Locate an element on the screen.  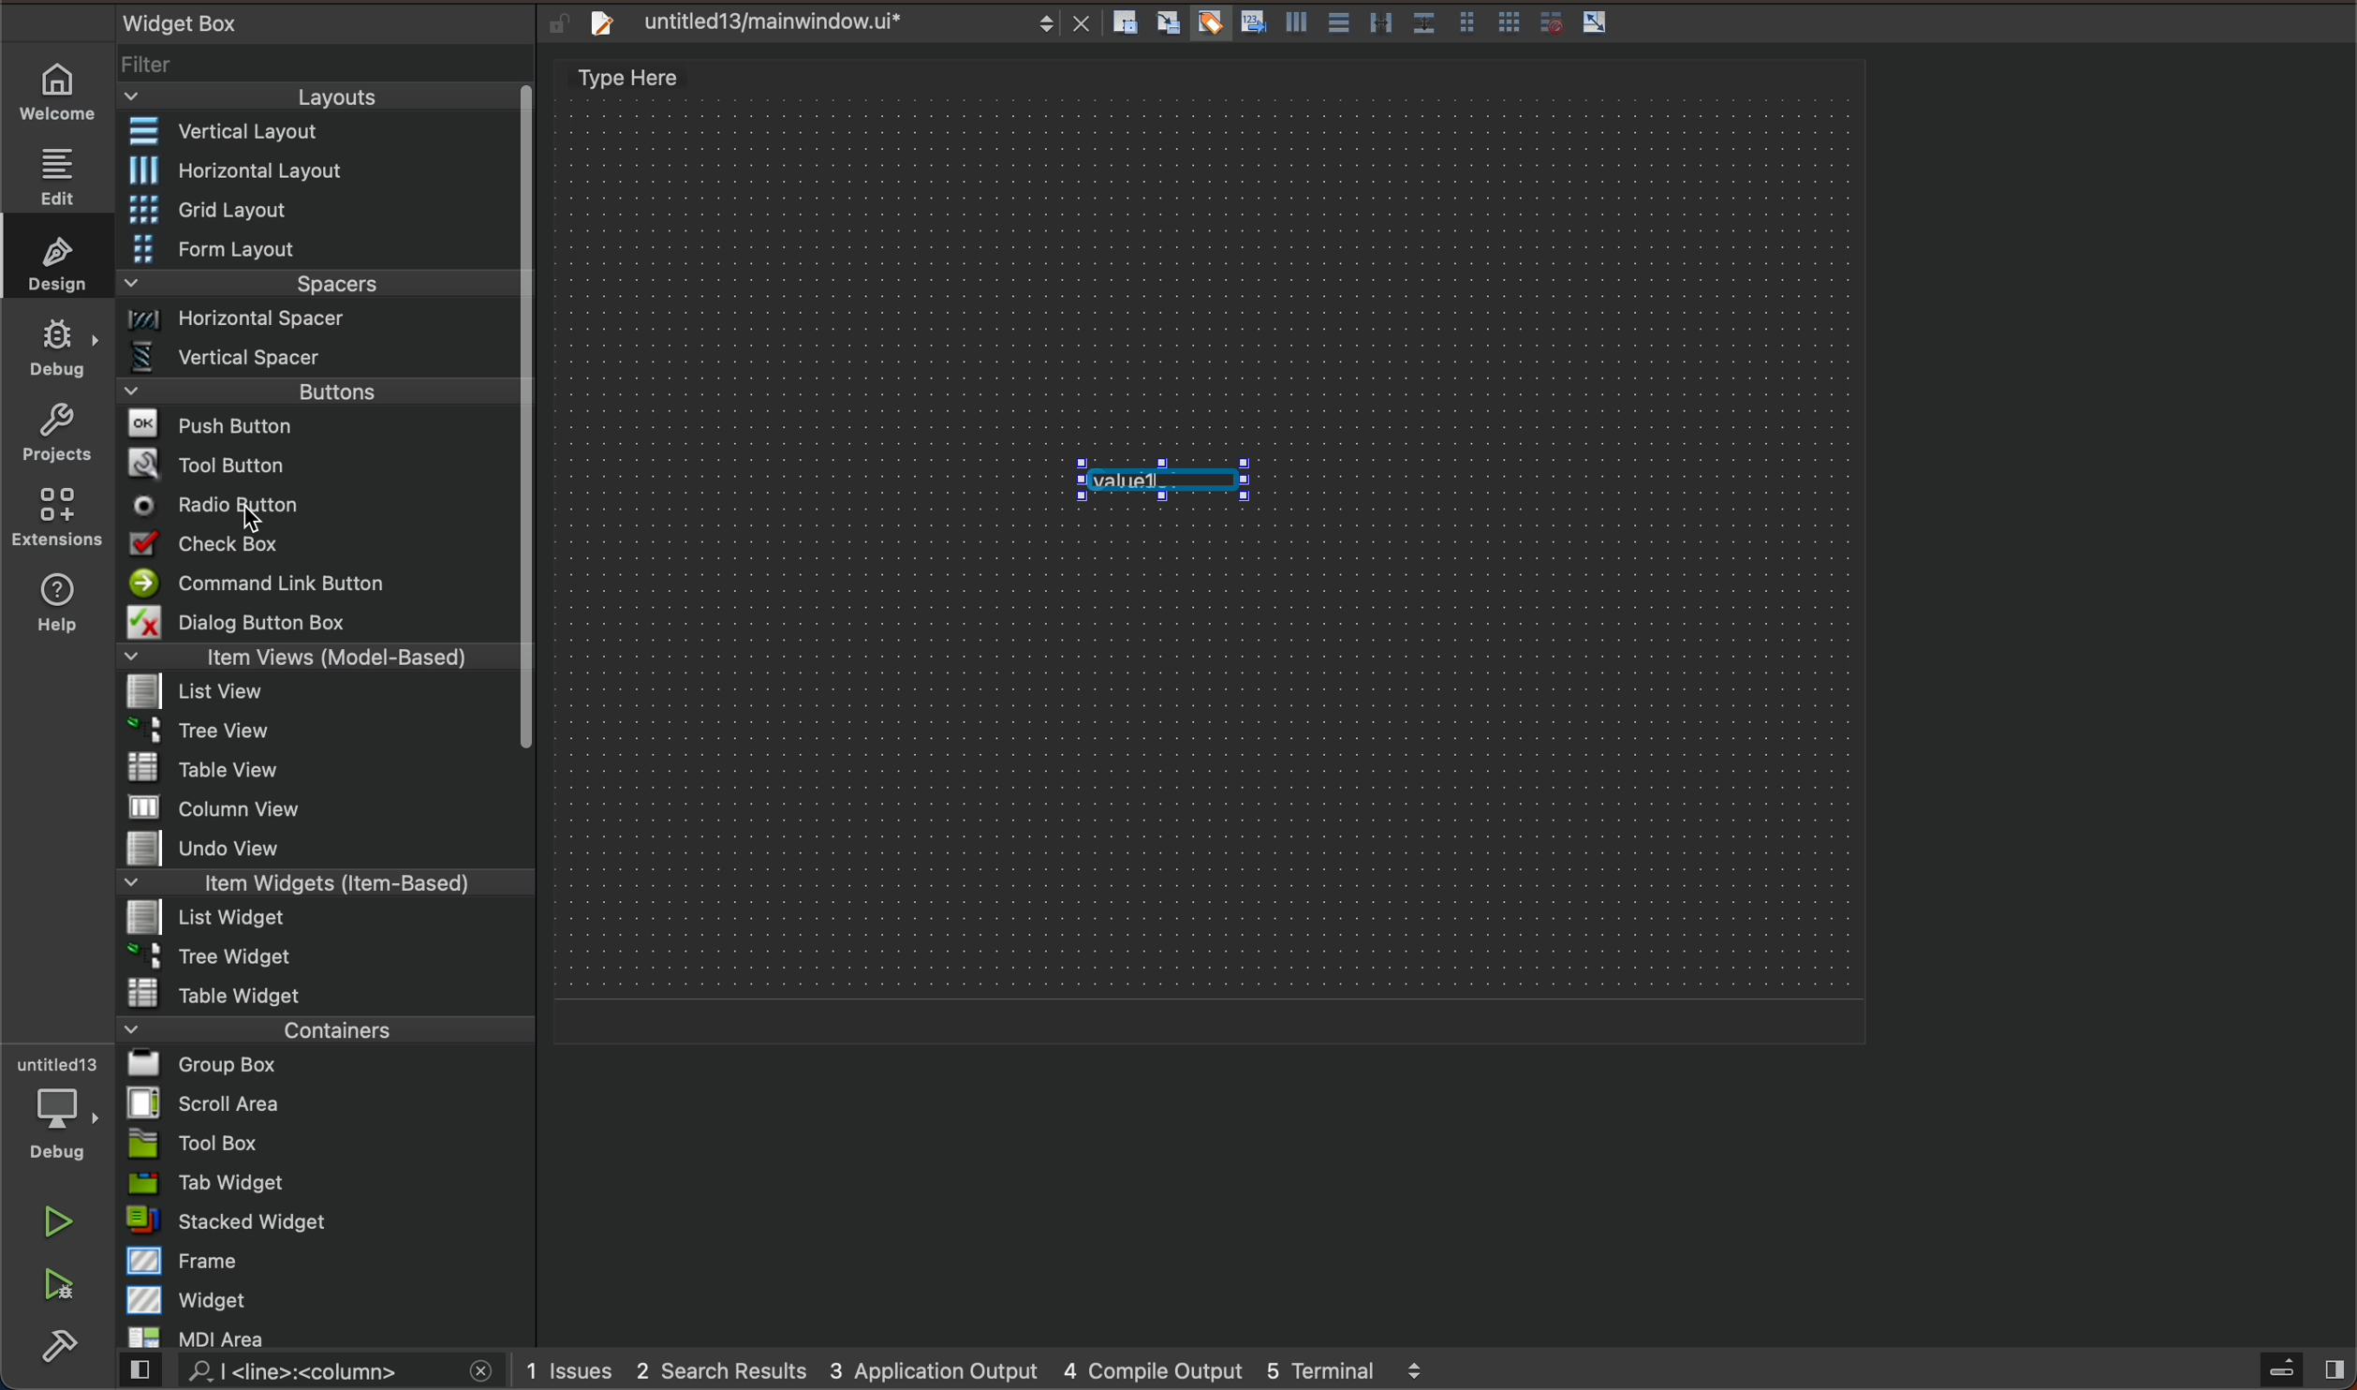
 is located at coordinates (320, 251).